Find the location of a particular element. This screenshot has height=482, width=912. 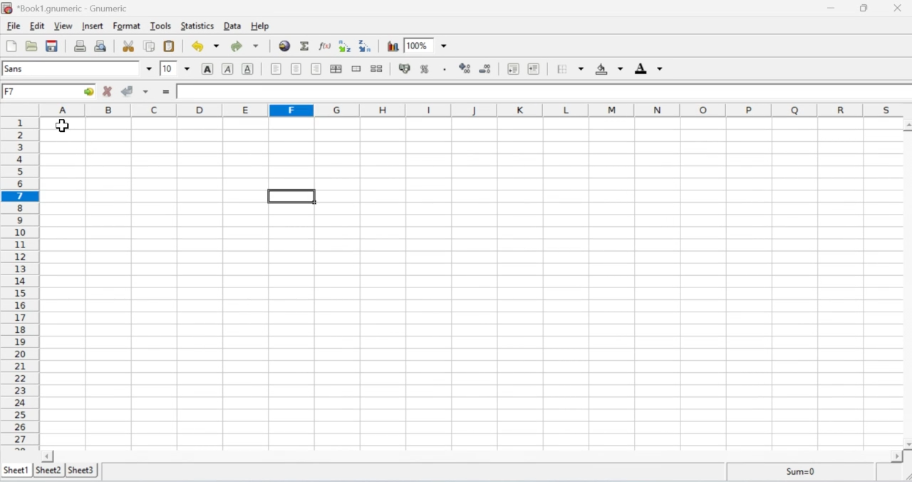

Scroll bar is located at coordinates (477, 456).